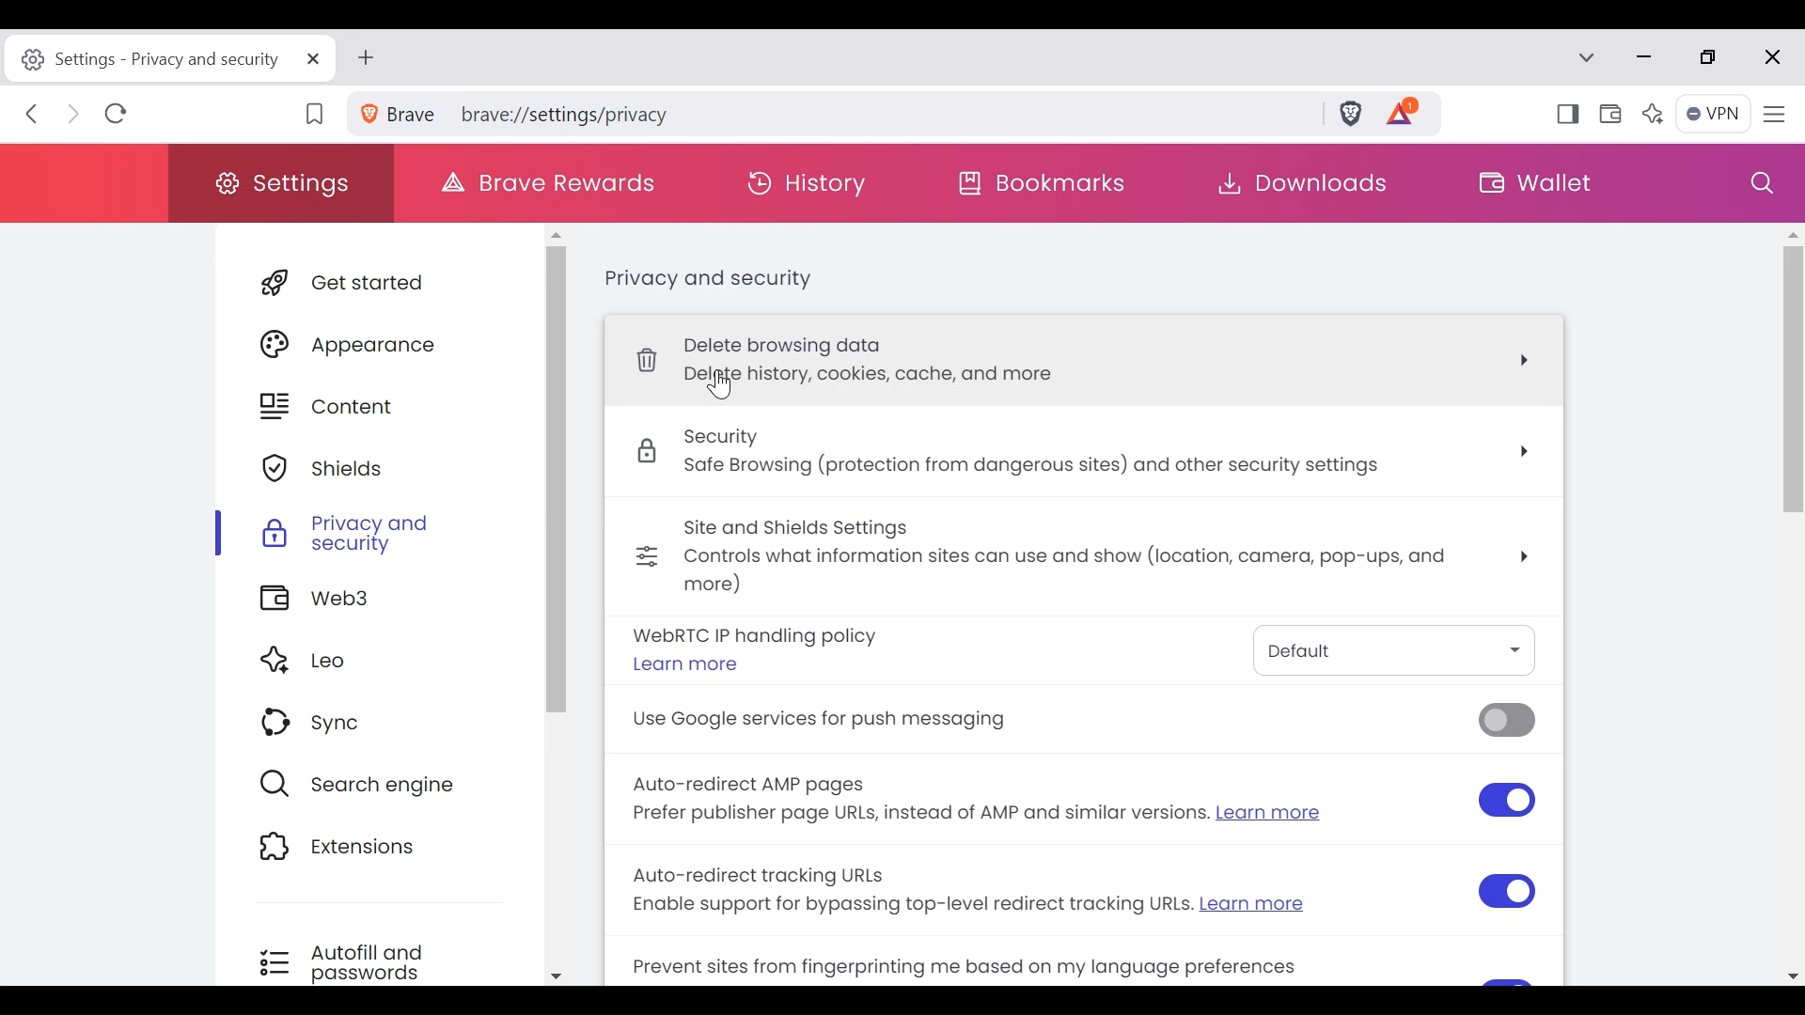  I want to click on Scrollbar, so click(555, 479).